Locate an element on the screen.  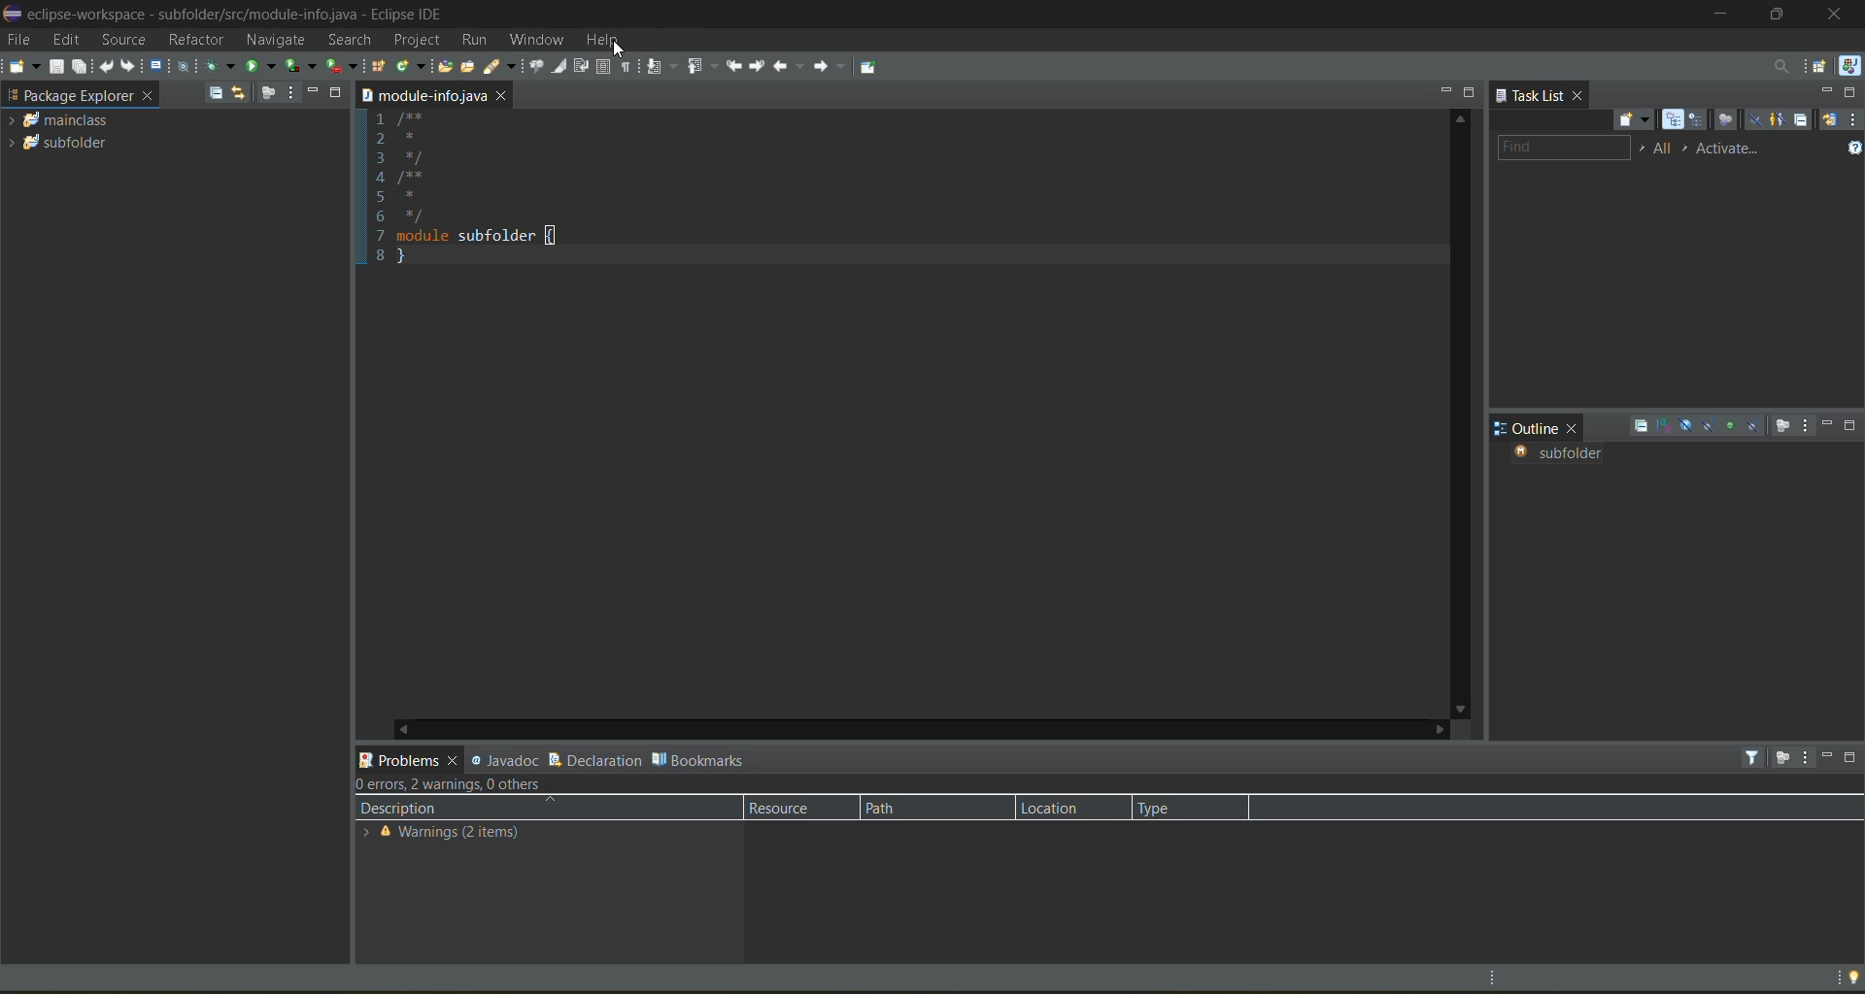
find is located at coordinates (1561, 147).